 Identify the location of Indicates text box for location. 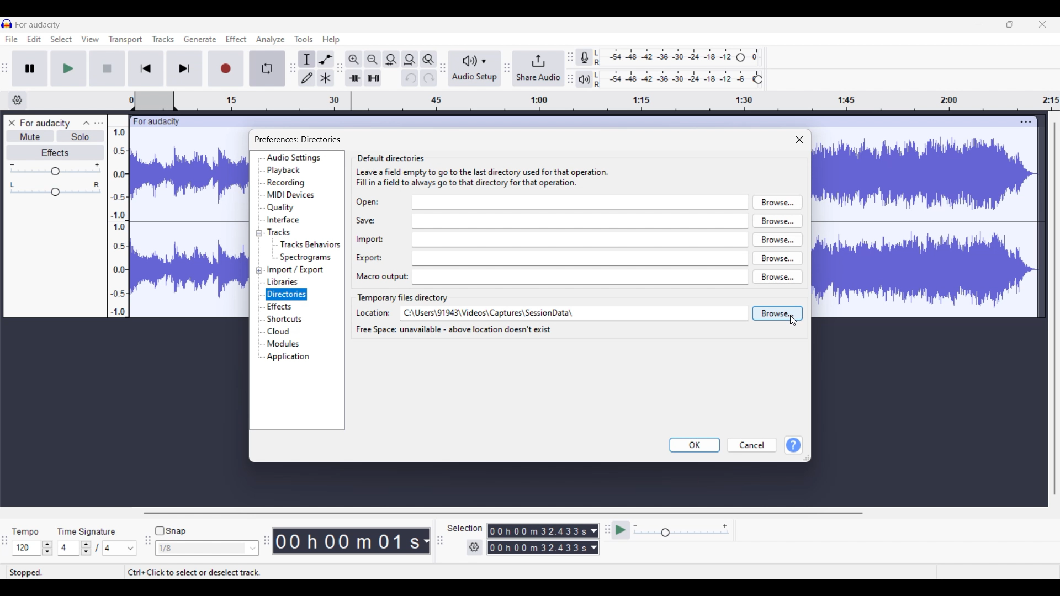
(374, 312).